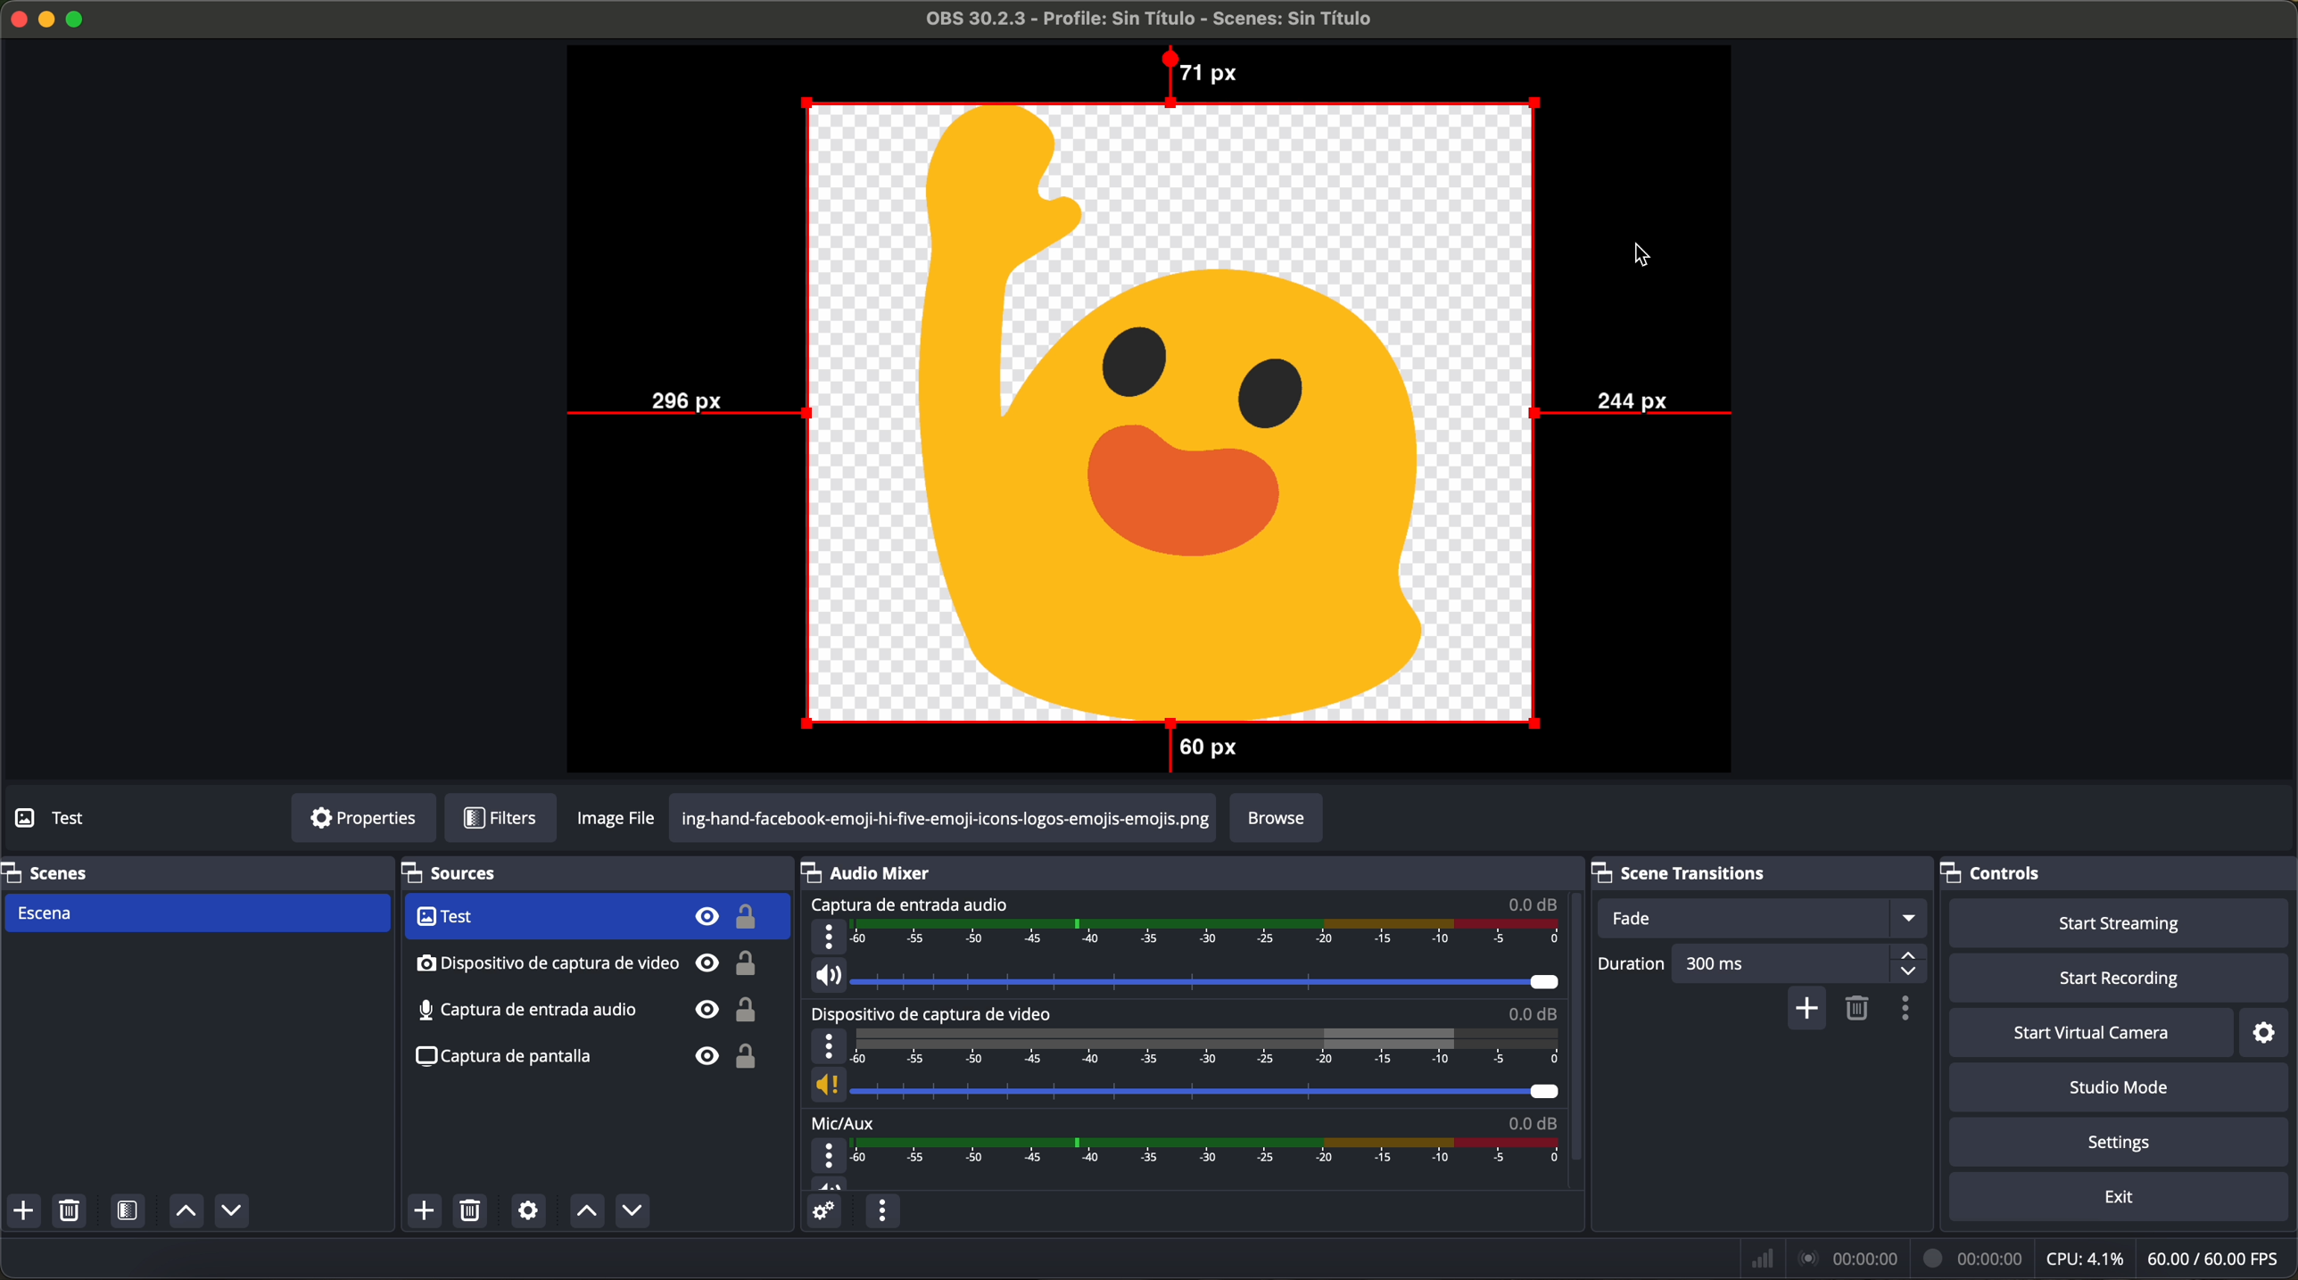  Describe the element at coordinates (2124, 1144) in the screenshot. I see `settings` at that location.